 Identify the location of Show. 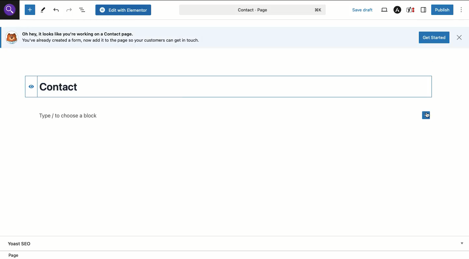
(461, 243).